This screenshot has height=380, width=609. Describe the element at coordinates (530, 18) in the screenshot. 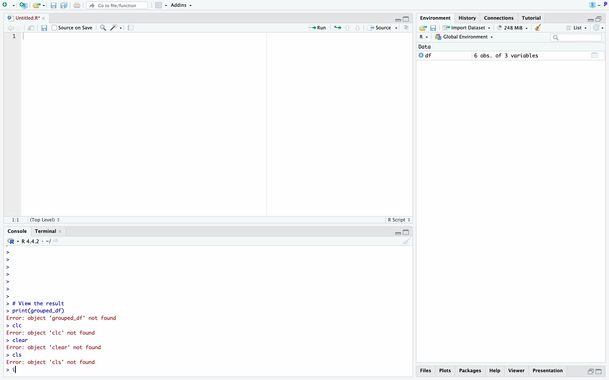

I see `Tutorial` at that location.